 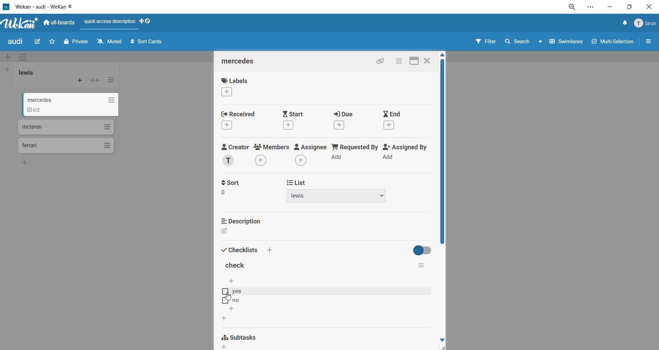 What do you see at coordinates (113, 81) in the screenshot?
I see `list actions` at bounding box center [113, 81].